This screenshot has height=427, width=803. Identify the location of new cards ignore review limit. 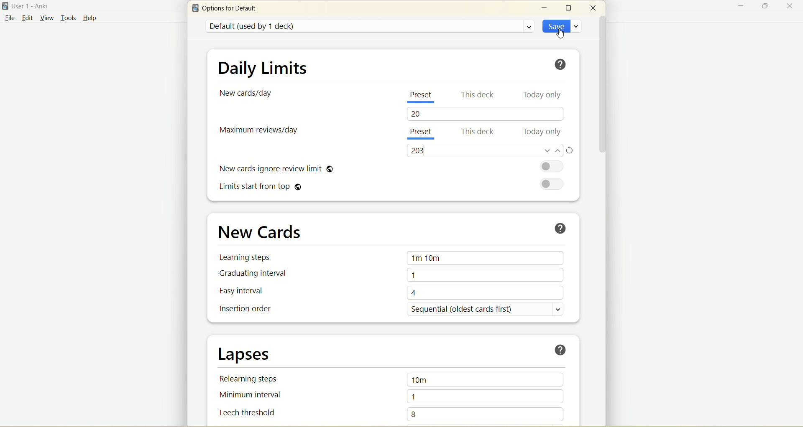
(278, 170).